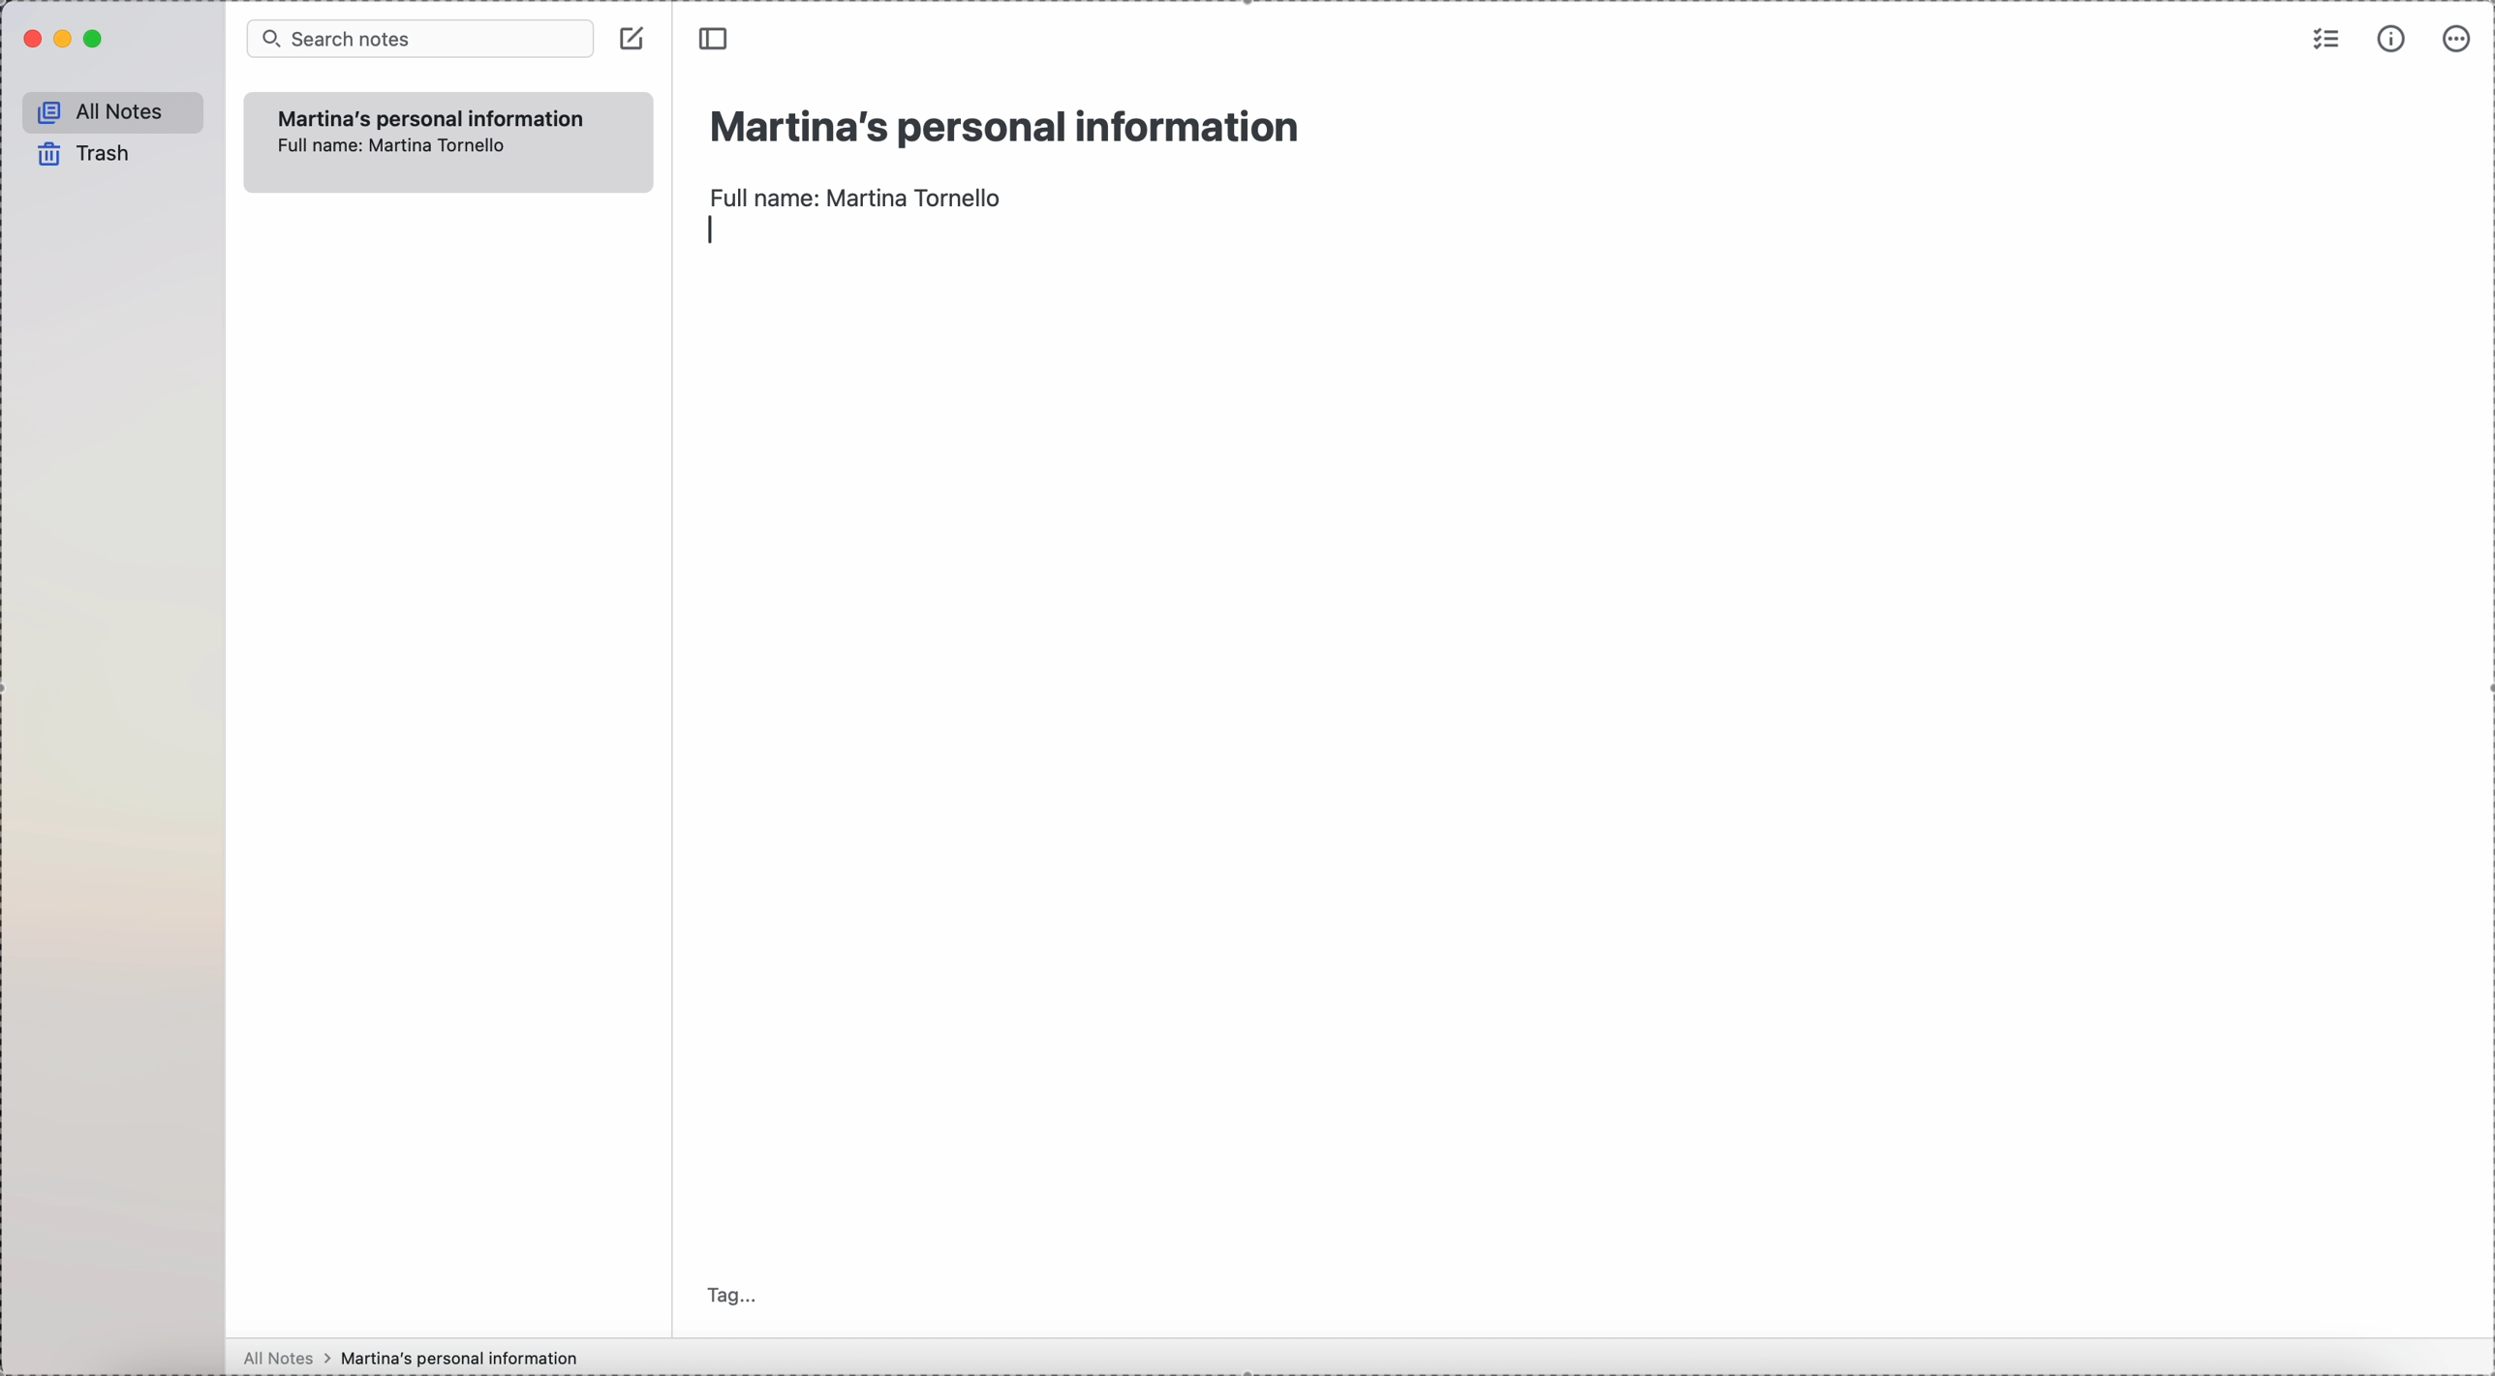  What do you see at coordinates (2454, 41) in the screenshot?
I see `more options` at bounding box center [2454, 41].